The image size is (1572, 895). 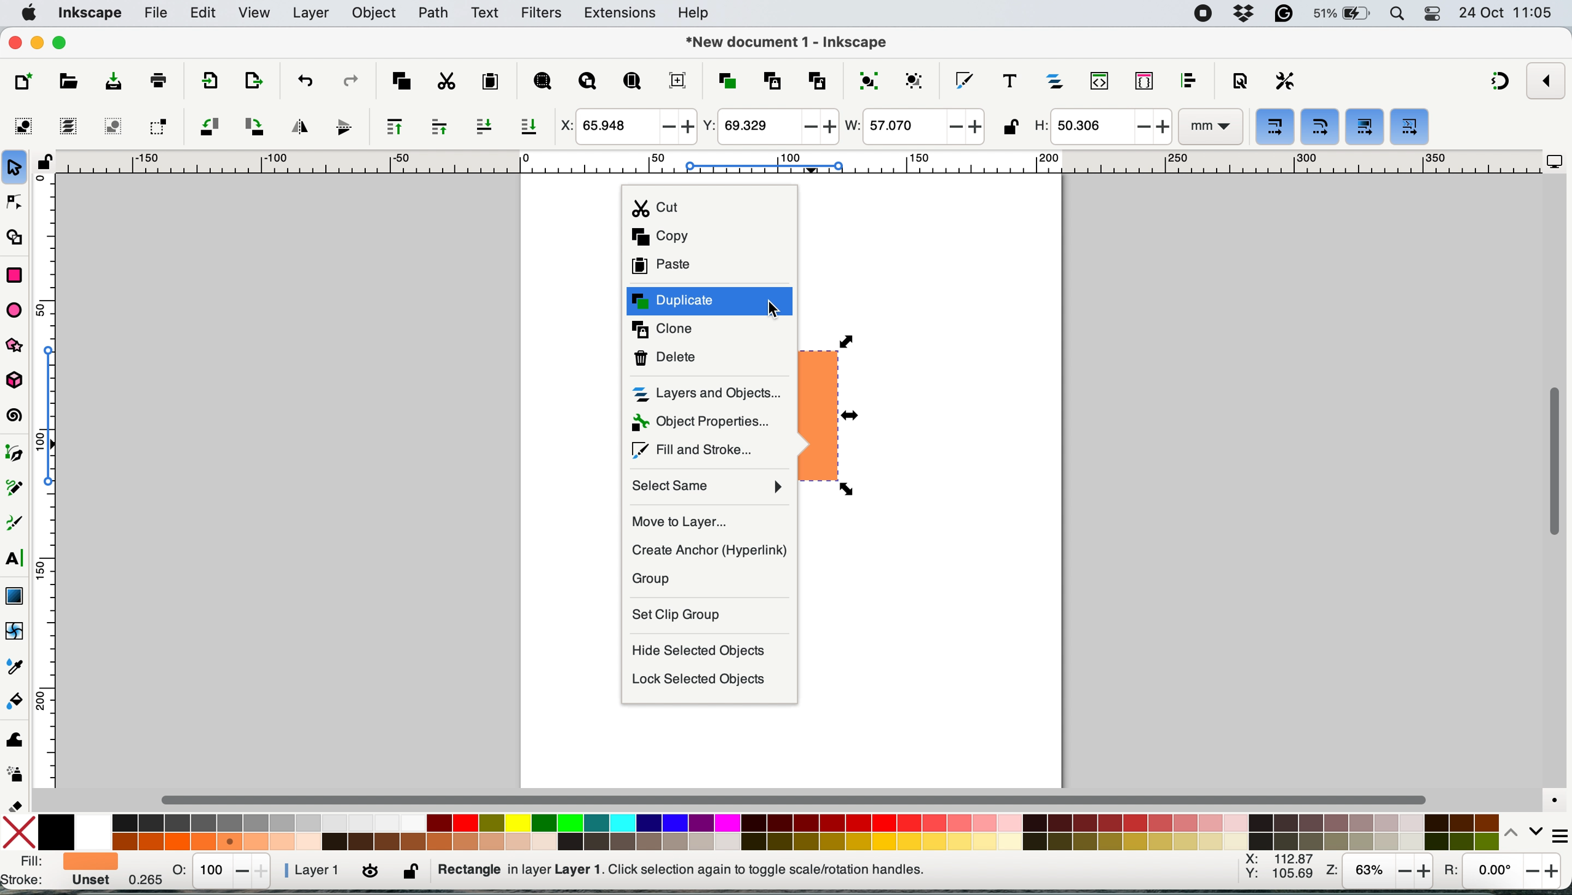 What do you see at coordinates (16, 417) in the screenshot?
I see `spiral tool` at bounding box center [16, 417].